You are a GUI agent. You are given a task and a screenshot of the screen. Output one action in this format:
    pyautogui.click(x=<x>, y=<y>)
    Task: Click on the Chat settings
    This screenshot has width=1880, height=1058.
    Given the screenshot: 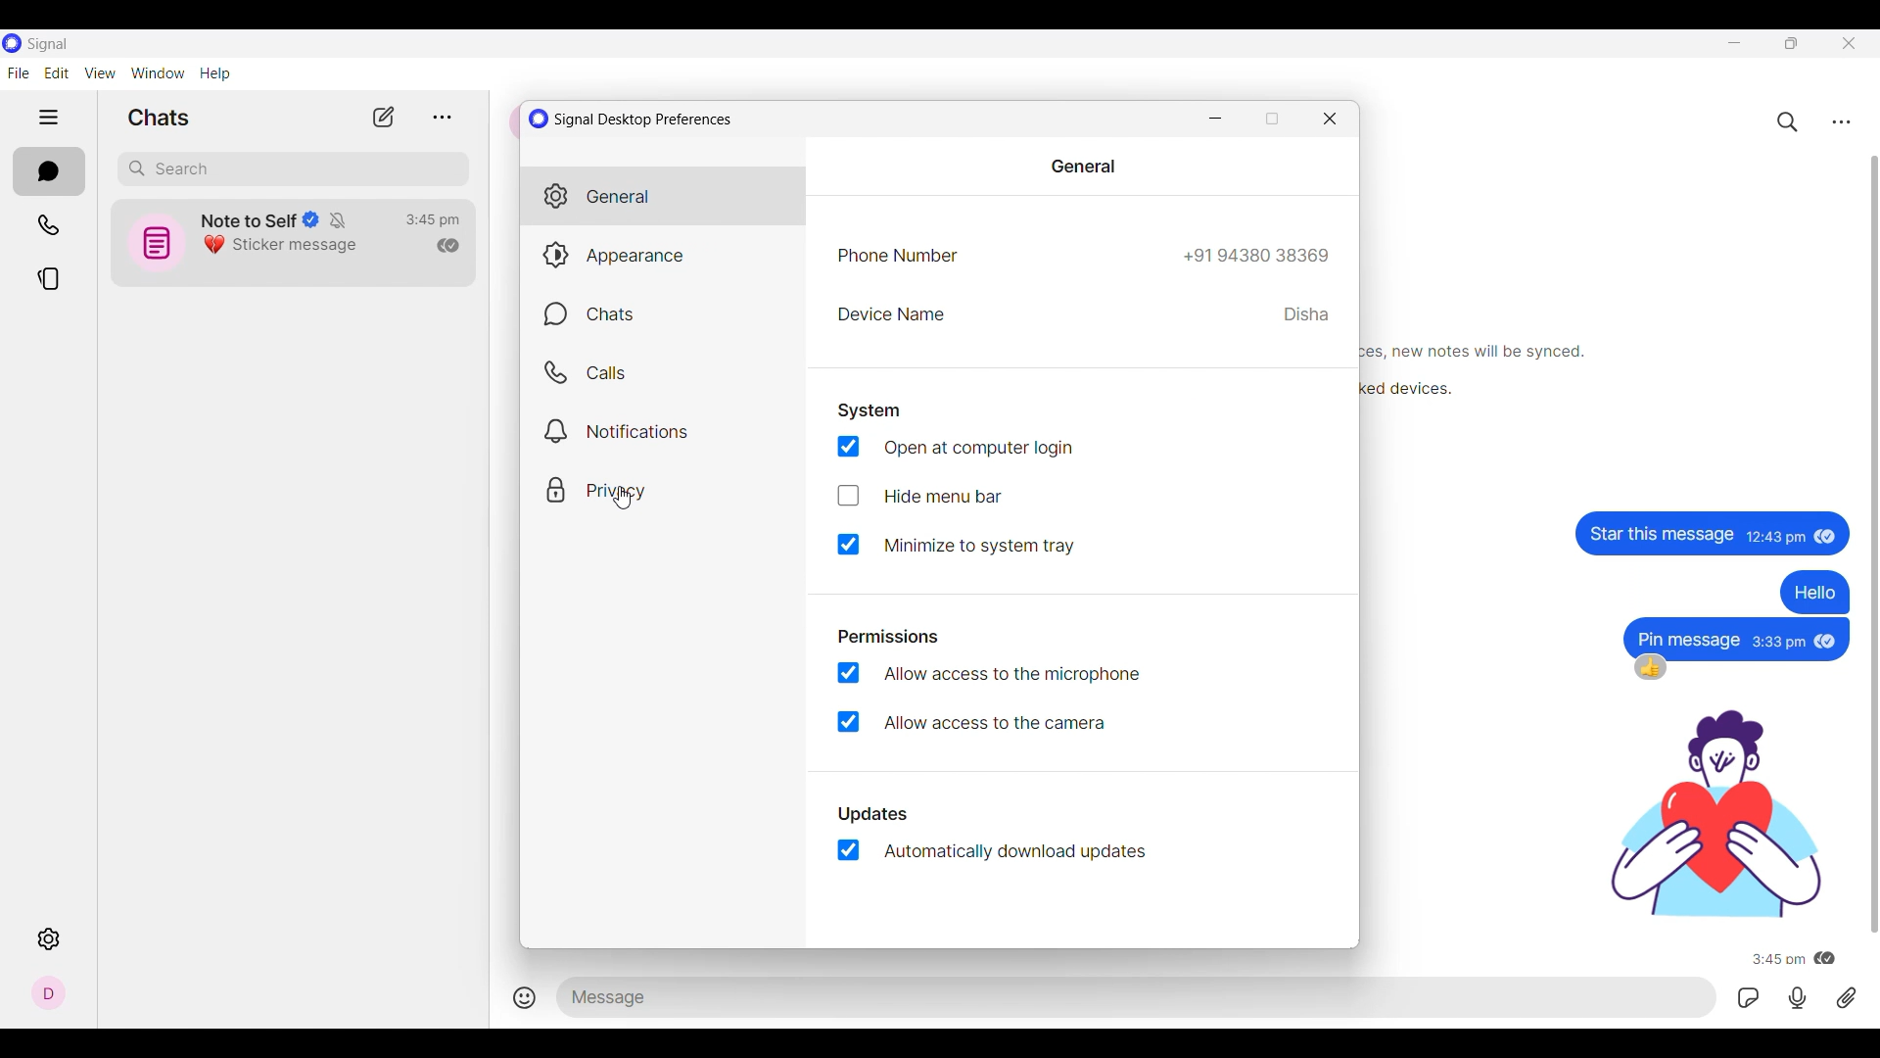 What is the action you would take?
    pyautogui.click(x=1841, y=122)
    